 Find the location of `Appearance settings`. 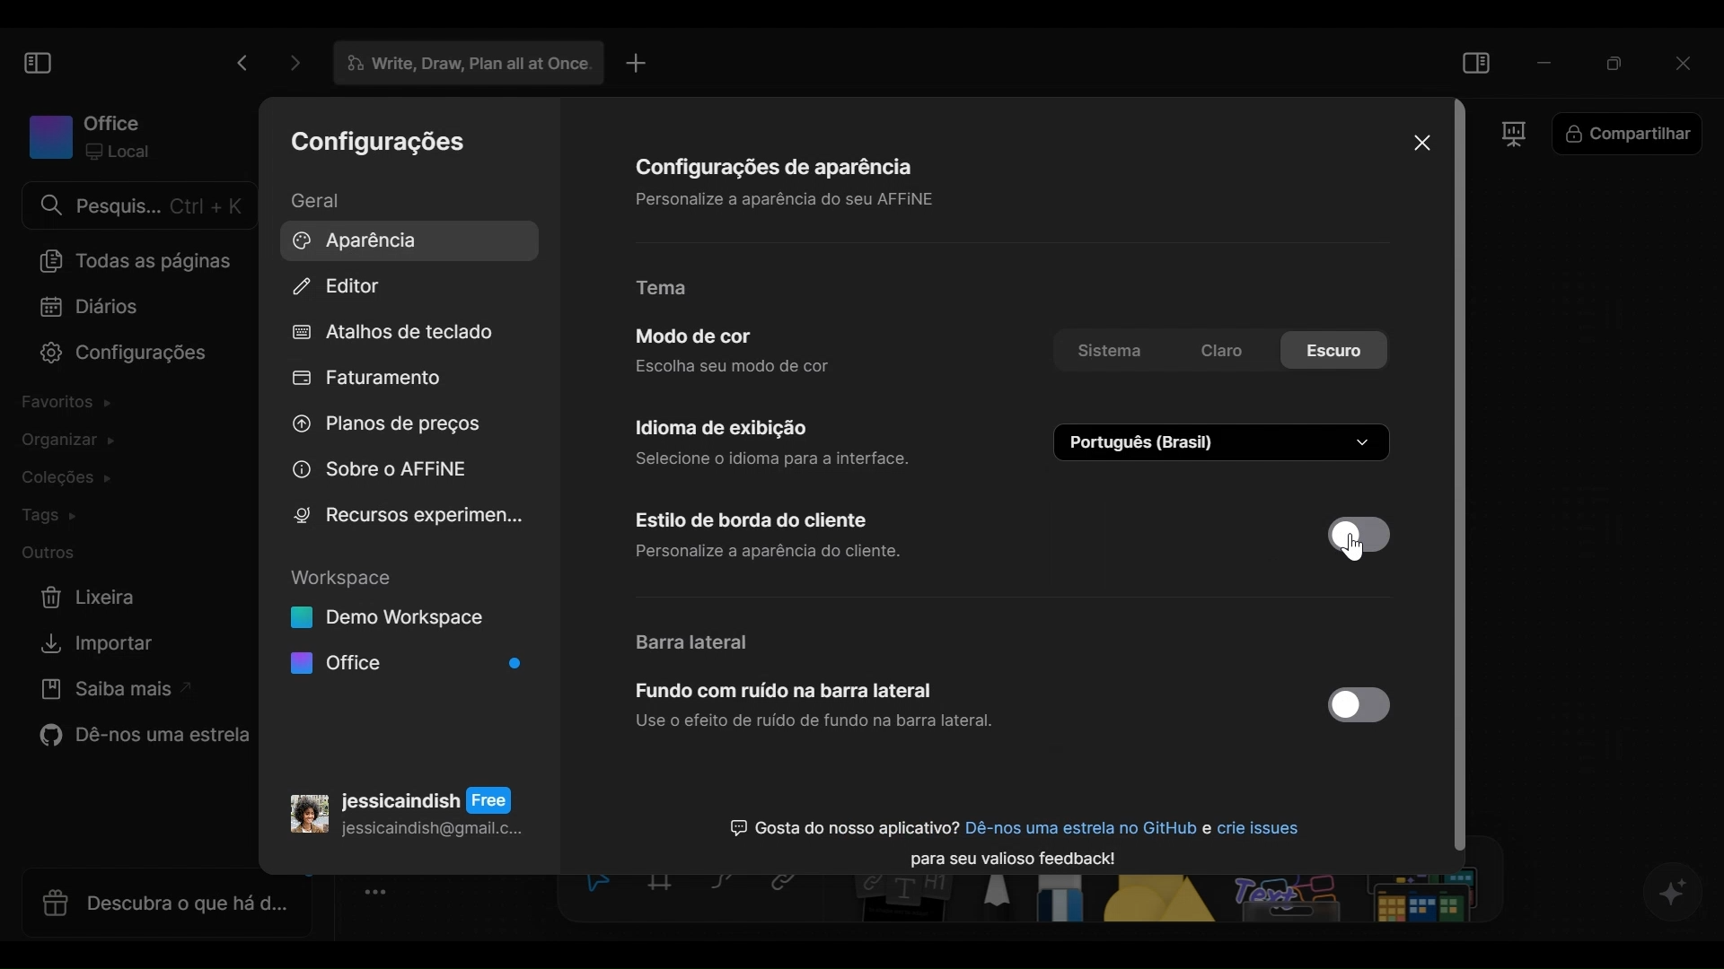

Appearance settings is located at coordinates (777, 180).